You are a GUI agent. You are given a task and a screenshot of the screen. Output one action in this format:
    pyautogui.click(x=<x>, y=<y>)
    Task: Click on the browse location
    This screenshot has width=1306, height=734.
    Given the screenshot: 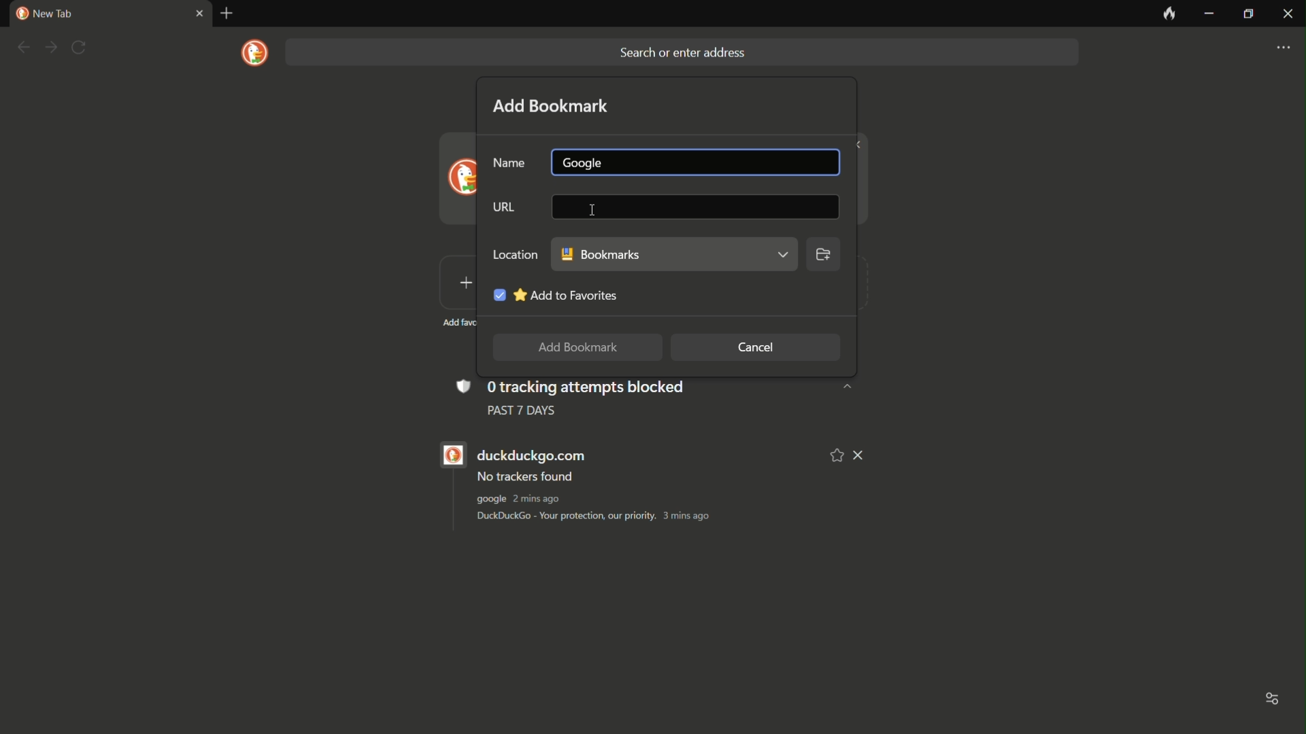 What is the action you would take?
    pyautogui.click(x=824, y=258)
    